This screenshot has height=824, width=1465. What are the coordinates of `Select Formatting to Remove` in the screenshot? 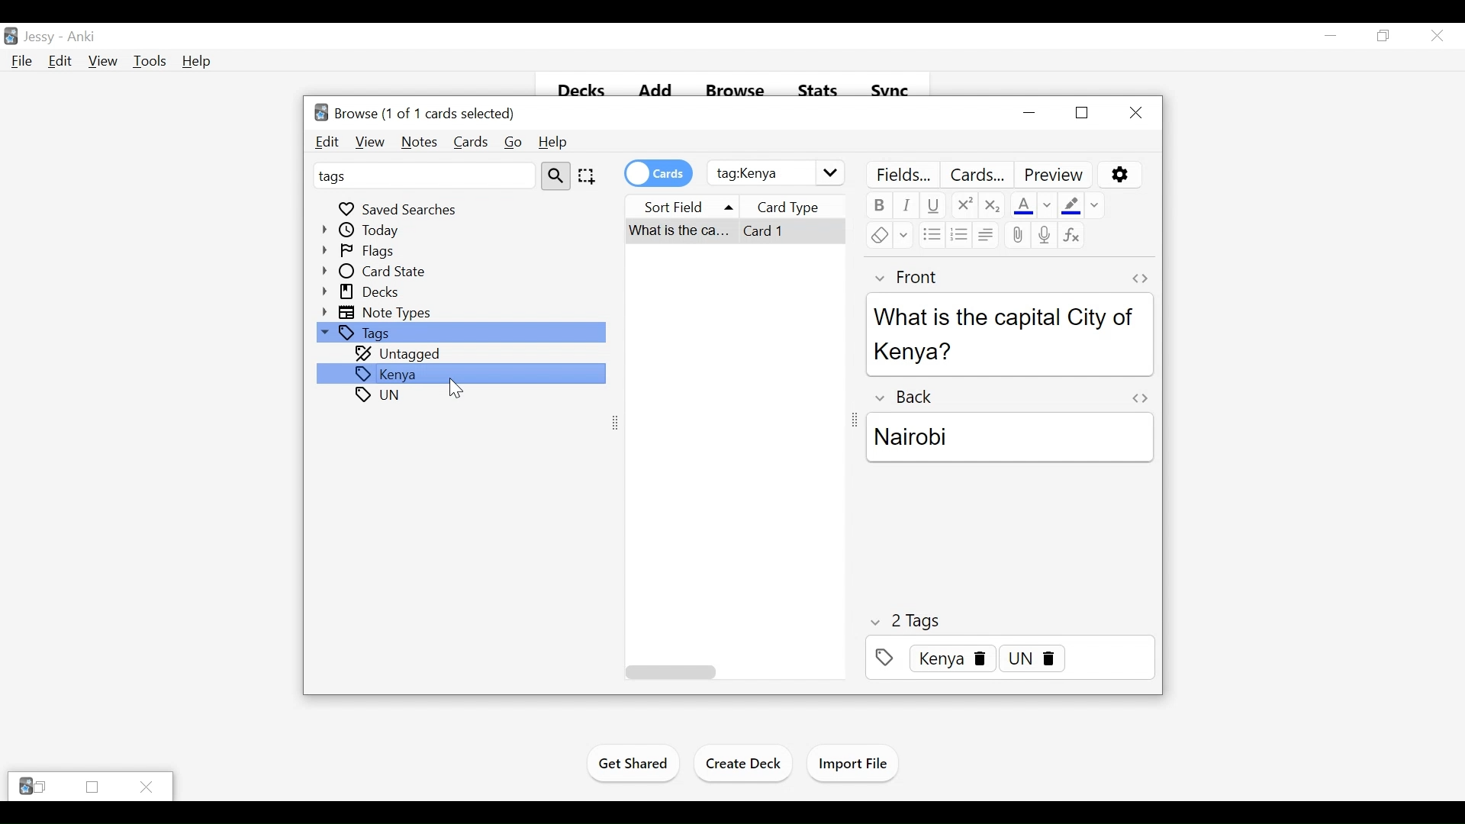 It's located at (1096, 204).